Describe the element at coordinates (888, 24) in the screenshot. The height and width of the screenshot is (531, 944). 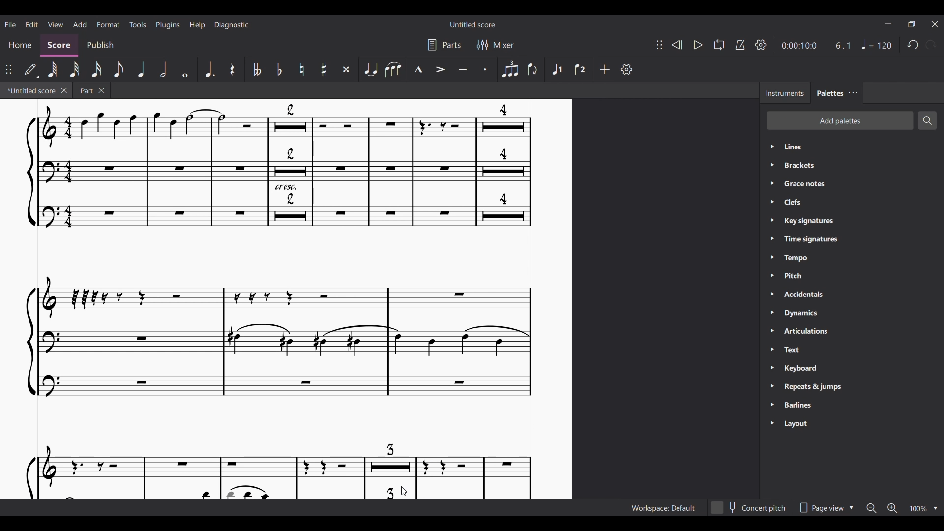
I see `Minimize` at that location.